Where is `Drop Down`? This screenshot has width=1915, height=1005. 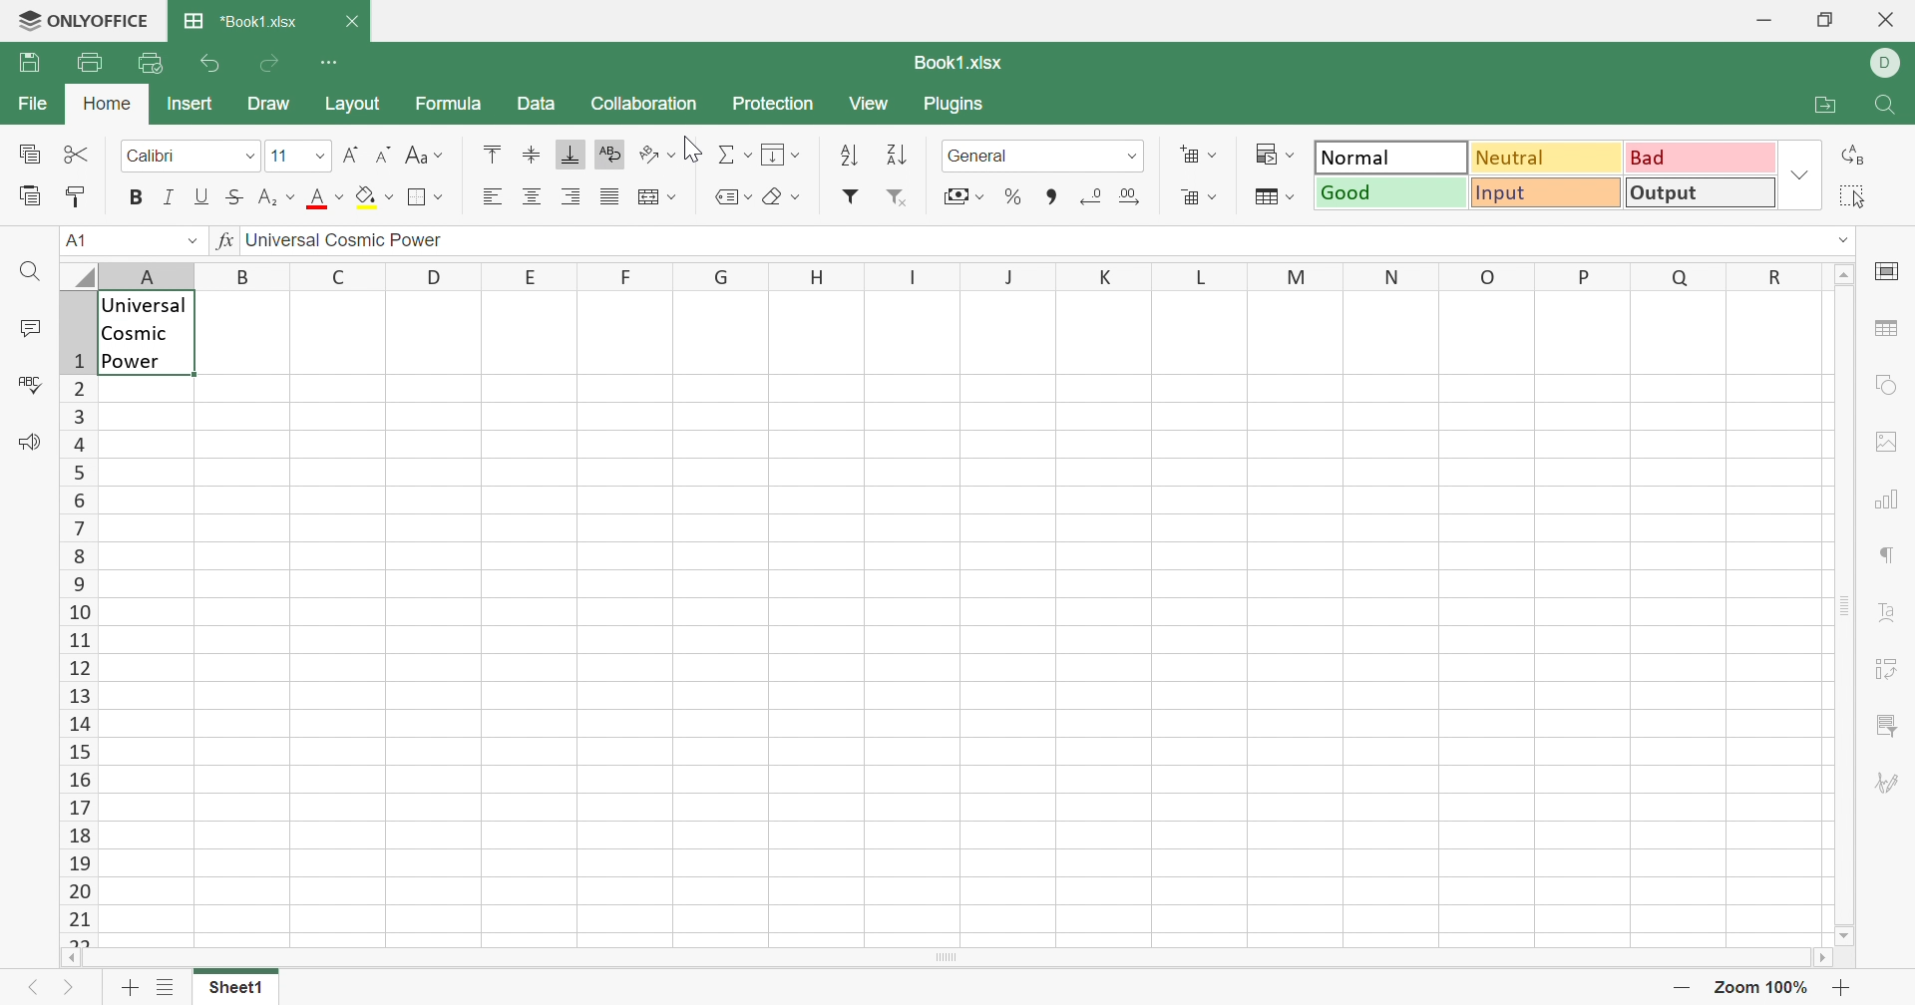 Drop Down is located at coordinates (1130, 160).